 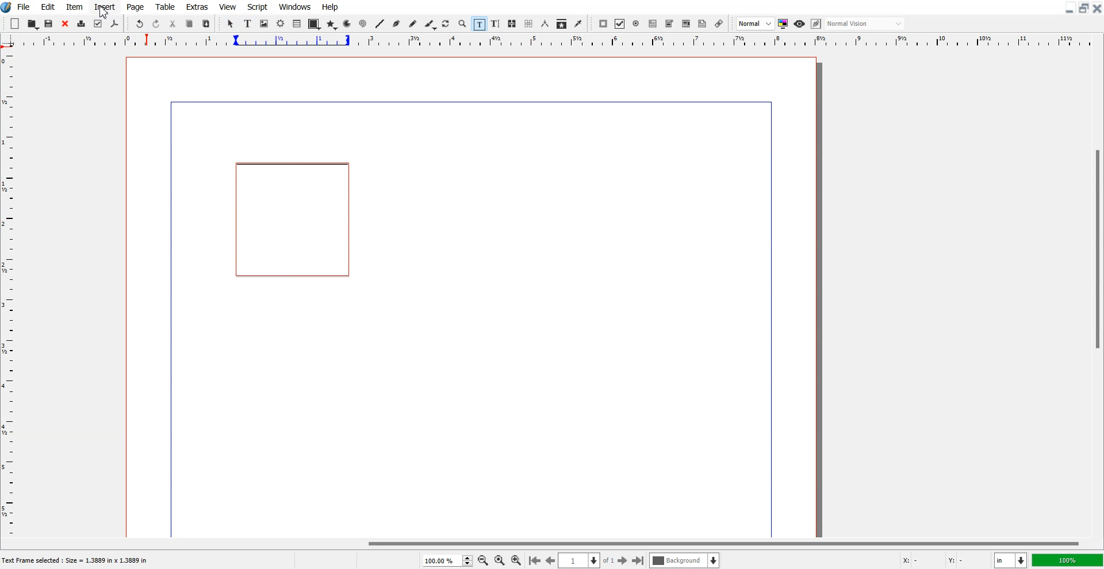 What do you see at coordinates (586, 560) in the screenshot?
I see `Select current page` at bounding box center [586, 560].